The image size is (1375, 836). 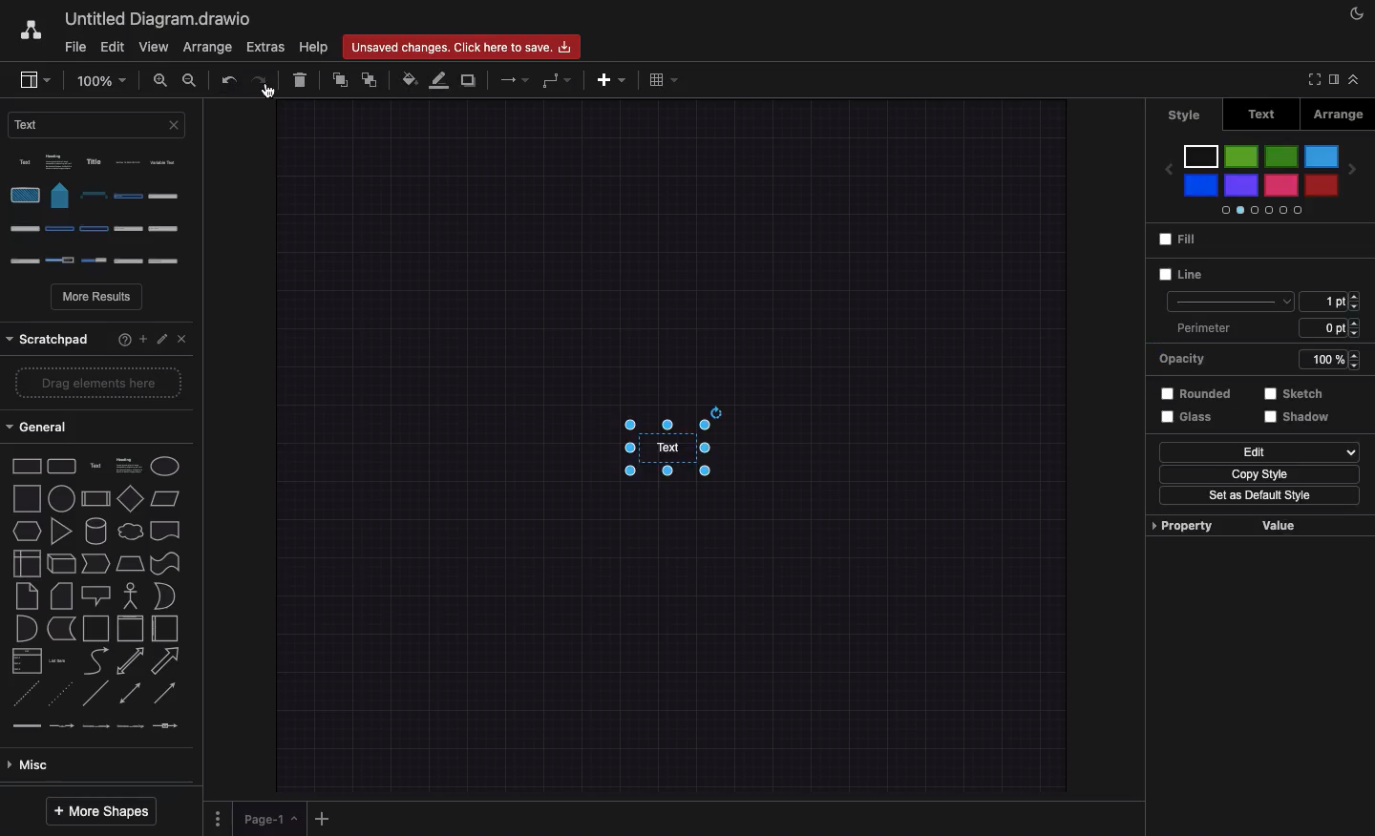 What do you see at coordinates (1332, 80) in the screenshot?
I see `Sidebar` at bounding box center [1332, 80].